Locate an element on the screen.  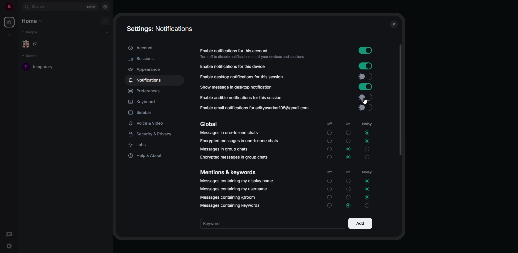
click to enable is located at coordinates (364, 77).